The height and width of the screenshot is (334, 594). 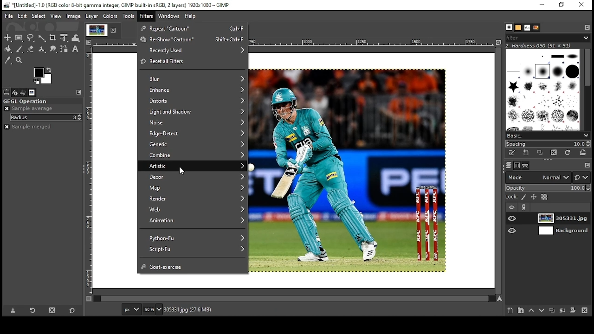 What do you see at coordinates (517, 166) in the screenshot?
I see `channels` at bounding box center [517, 166].